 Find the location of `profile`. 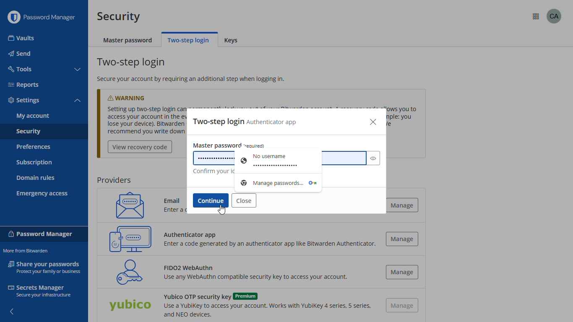

profile is located at coordinates (554, 16).